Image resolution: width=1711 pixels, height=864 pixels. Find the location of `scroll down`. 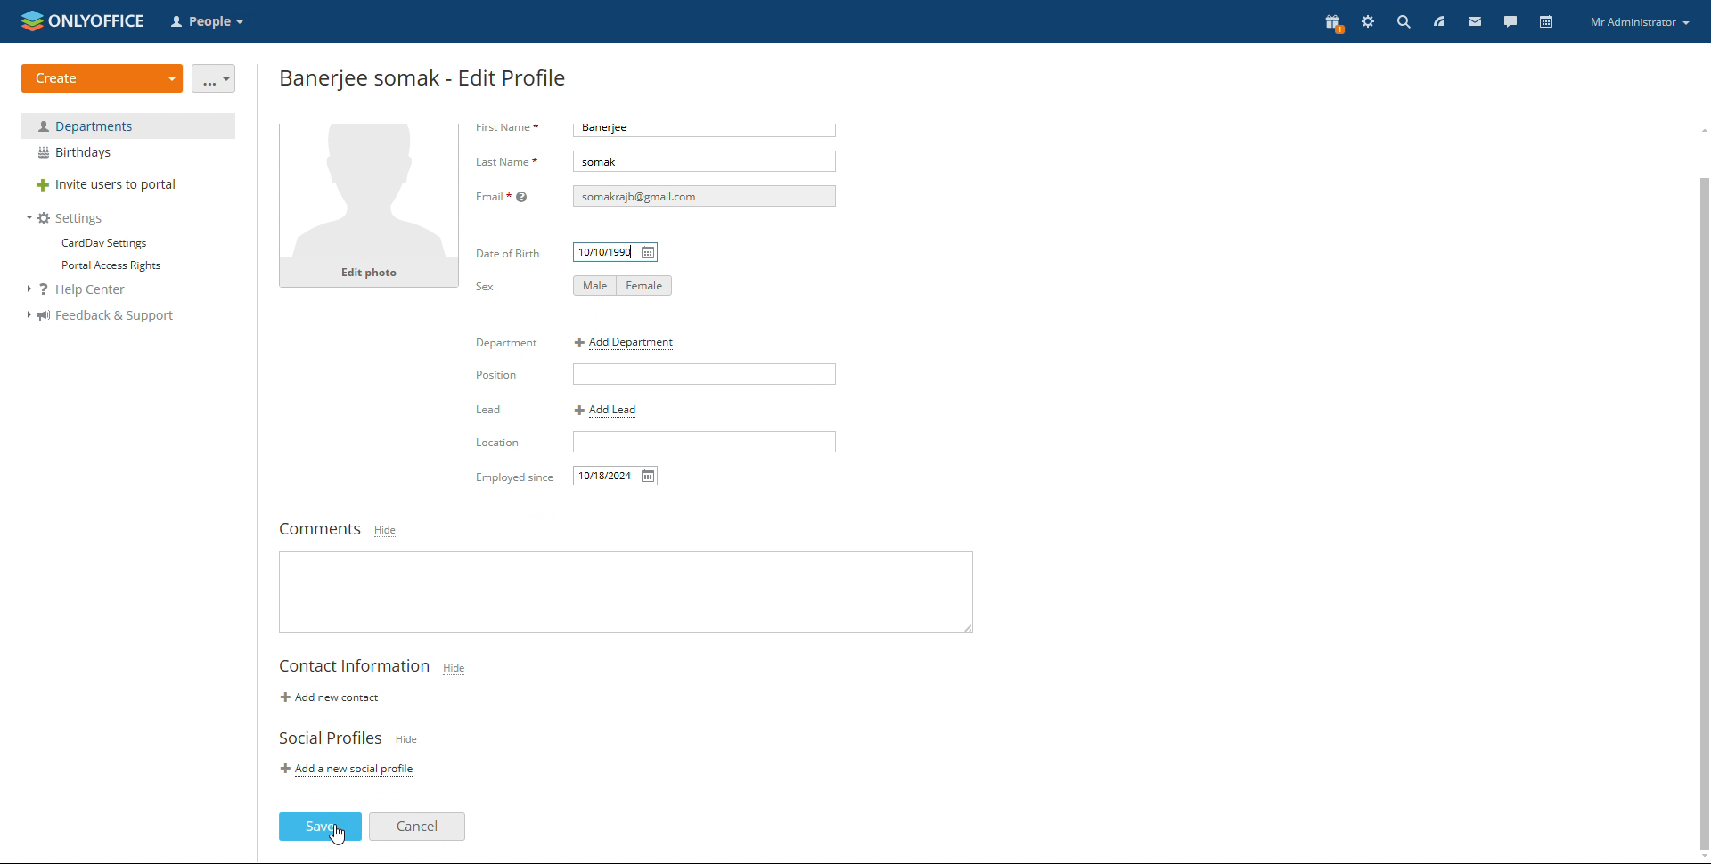

scroll down is located at coordinates (1700, 857).